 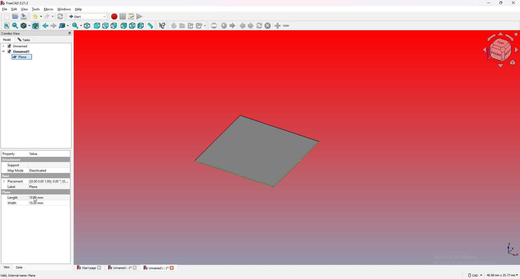 I want to click on new, so click(x=7, y=16).